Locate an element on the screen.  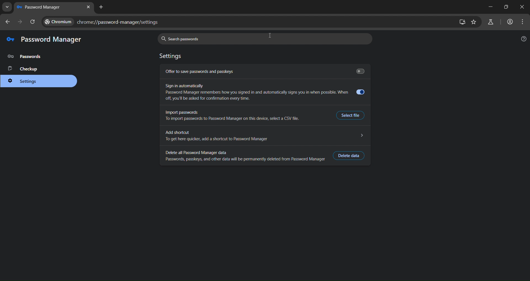
settings is located at coordinates (25, 81).